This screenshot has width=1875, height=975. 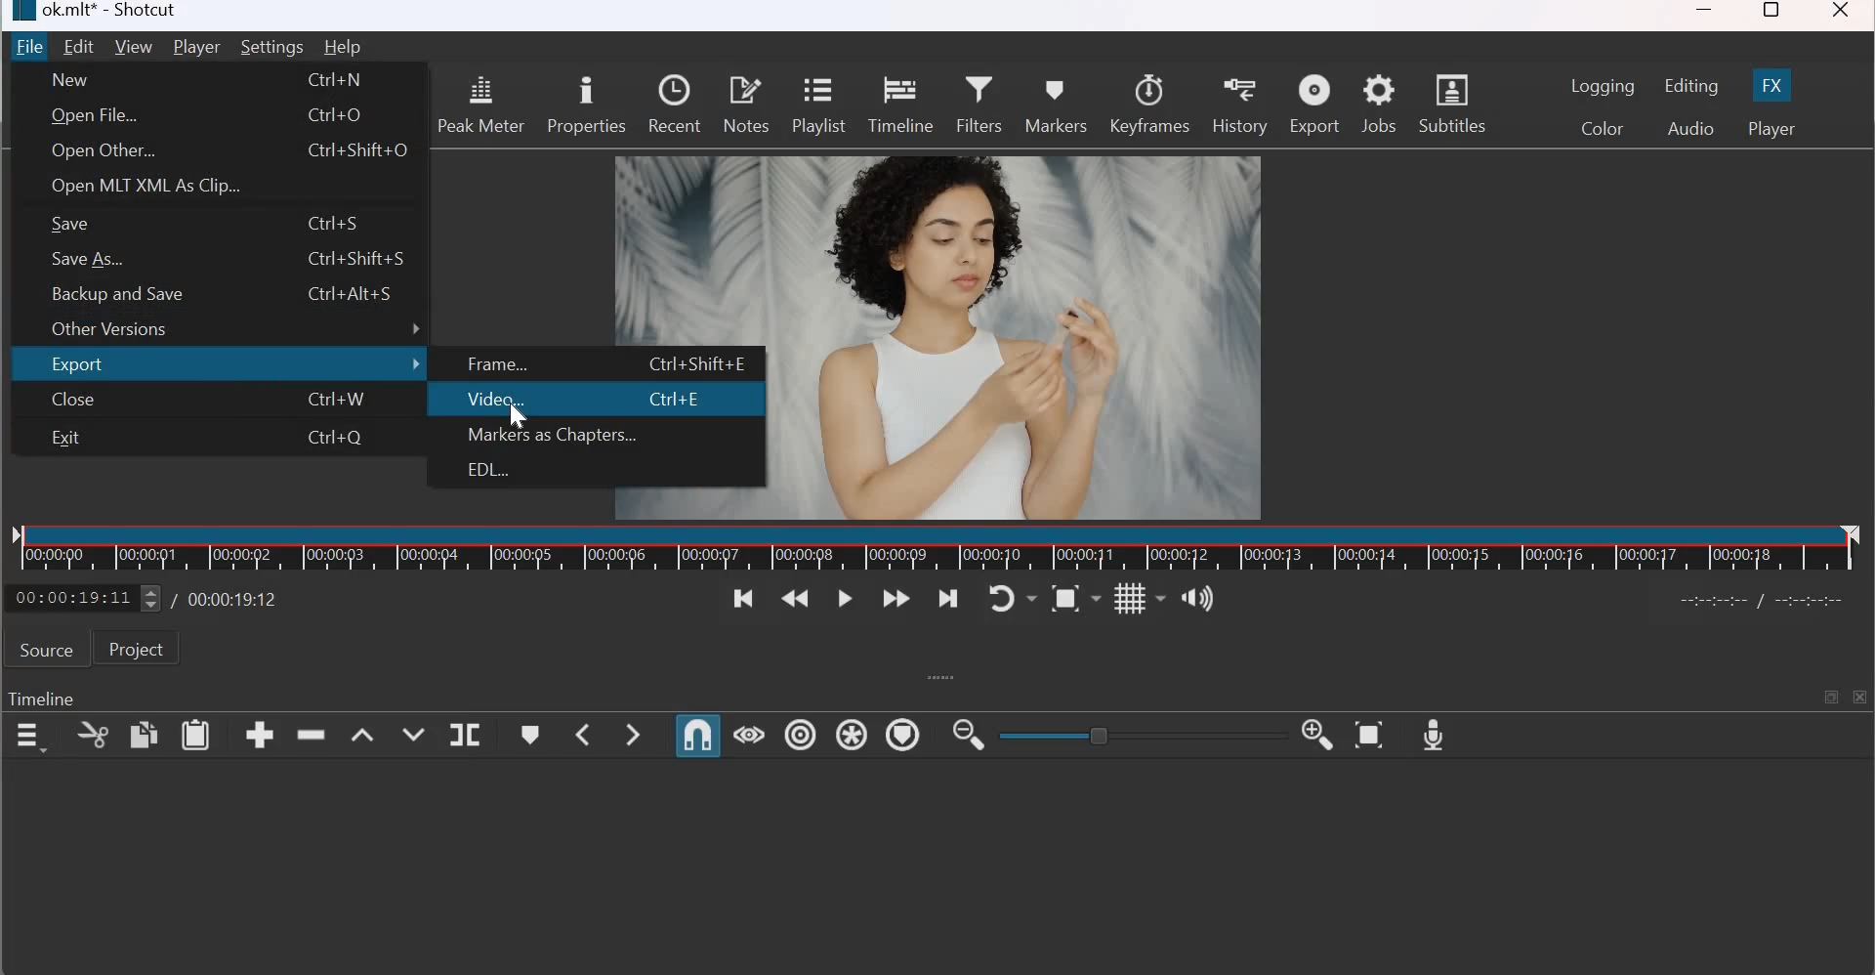 I want to click on append, so click(x=260, y=734).